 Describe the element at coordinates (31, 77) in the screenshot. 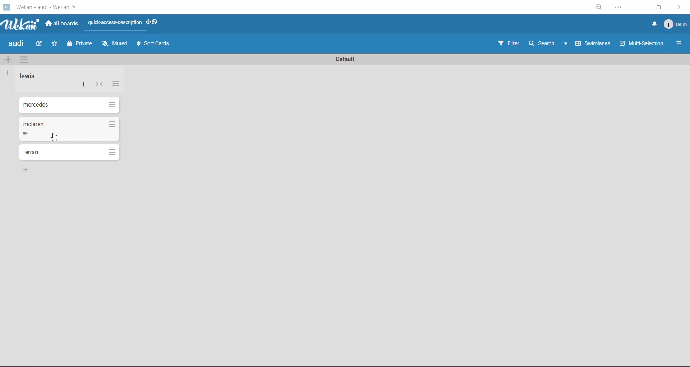

I see `list title` at that location.